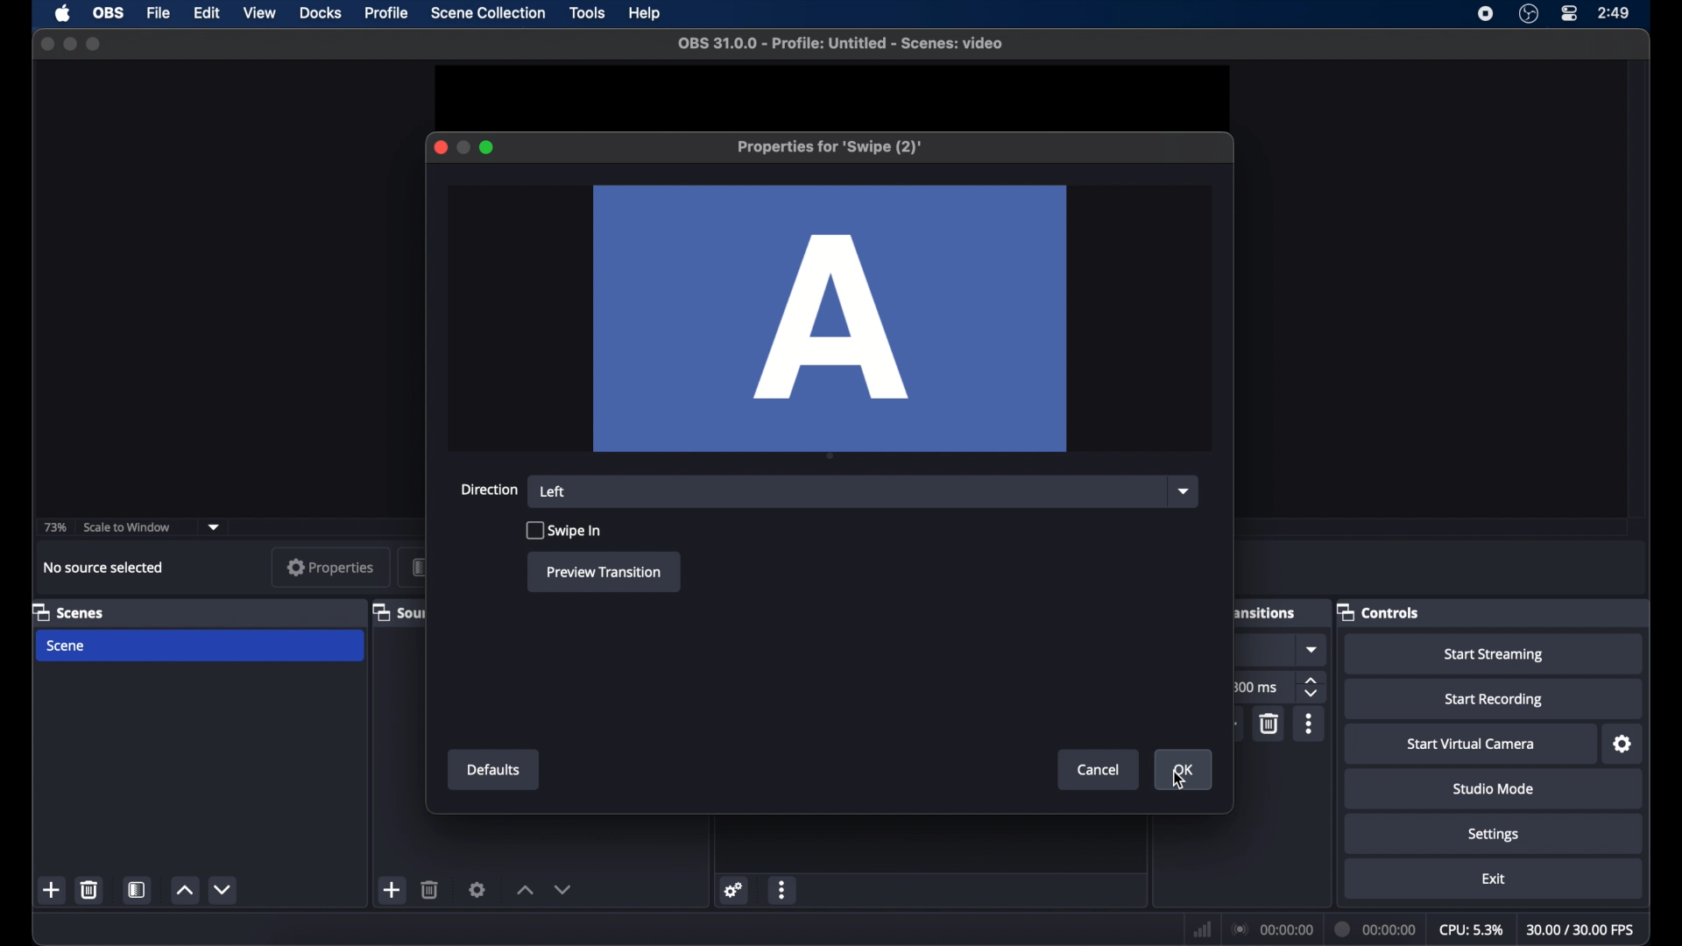 The height and width of the screenshot is (946, 1682). Describe the element at coordinates (1470, 930) in the screenshot. I see `cpu` at that location.